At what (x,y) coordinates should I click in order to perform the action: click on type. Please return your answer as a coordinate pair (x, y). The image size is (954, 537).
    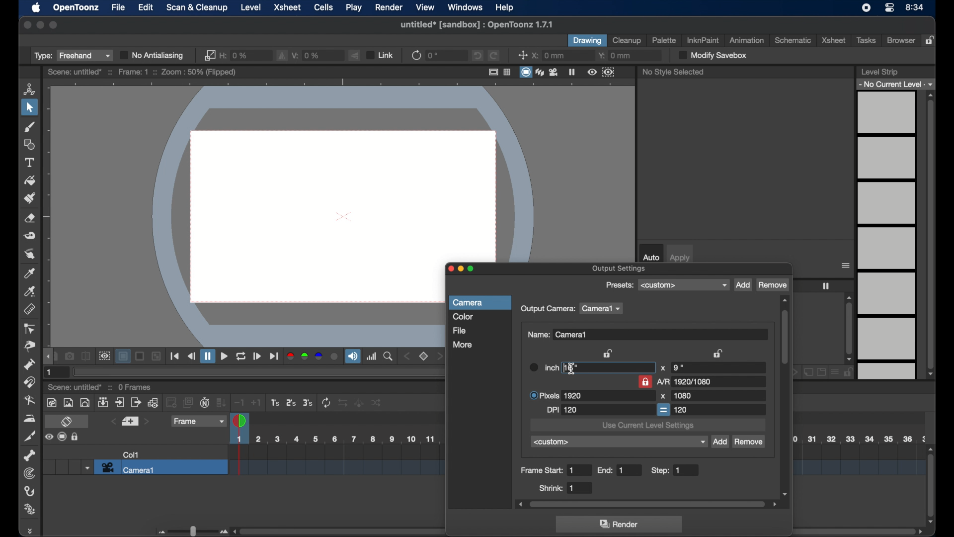
    Looking at the image, I should click on (72, 55).